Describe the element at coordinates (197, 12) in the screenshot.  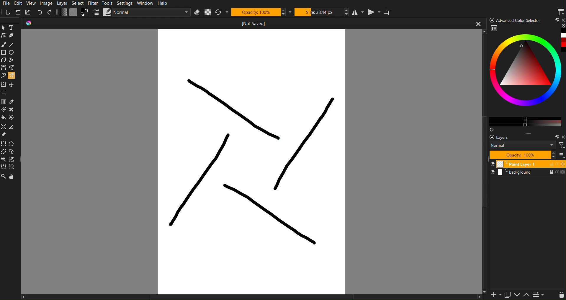
I see `Erase` at that location.